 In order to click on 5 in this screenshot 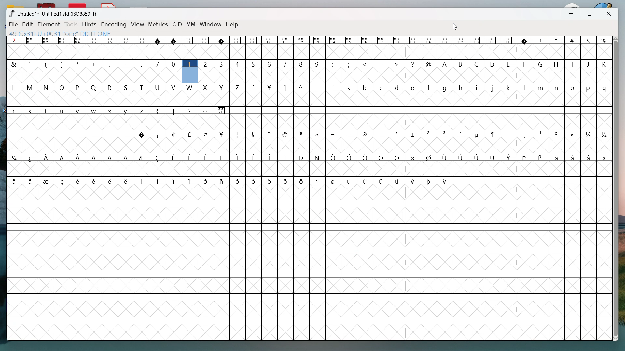, I will do `click(253, 64)`.